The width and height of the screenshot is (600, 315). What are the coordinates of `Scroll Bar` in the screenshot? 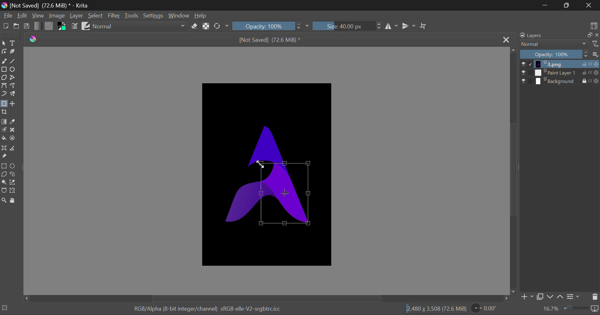 It's located at (513, 171).